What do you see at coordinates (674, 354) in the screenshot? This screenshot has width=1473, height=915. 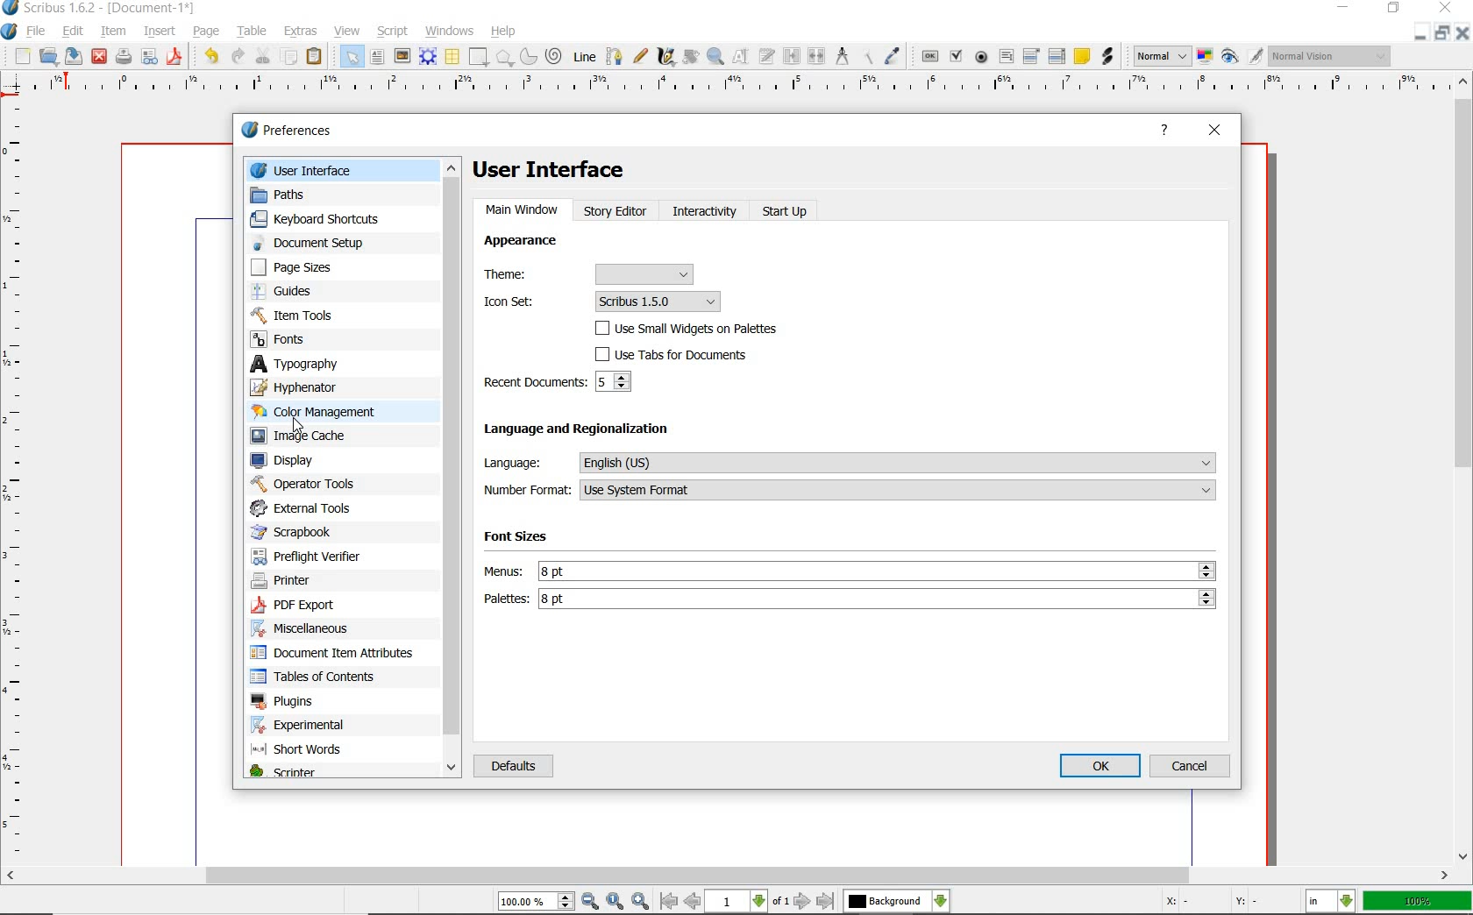 I see `USE TABS FOR DOCUMENTS` at bounding box center [674, 354].